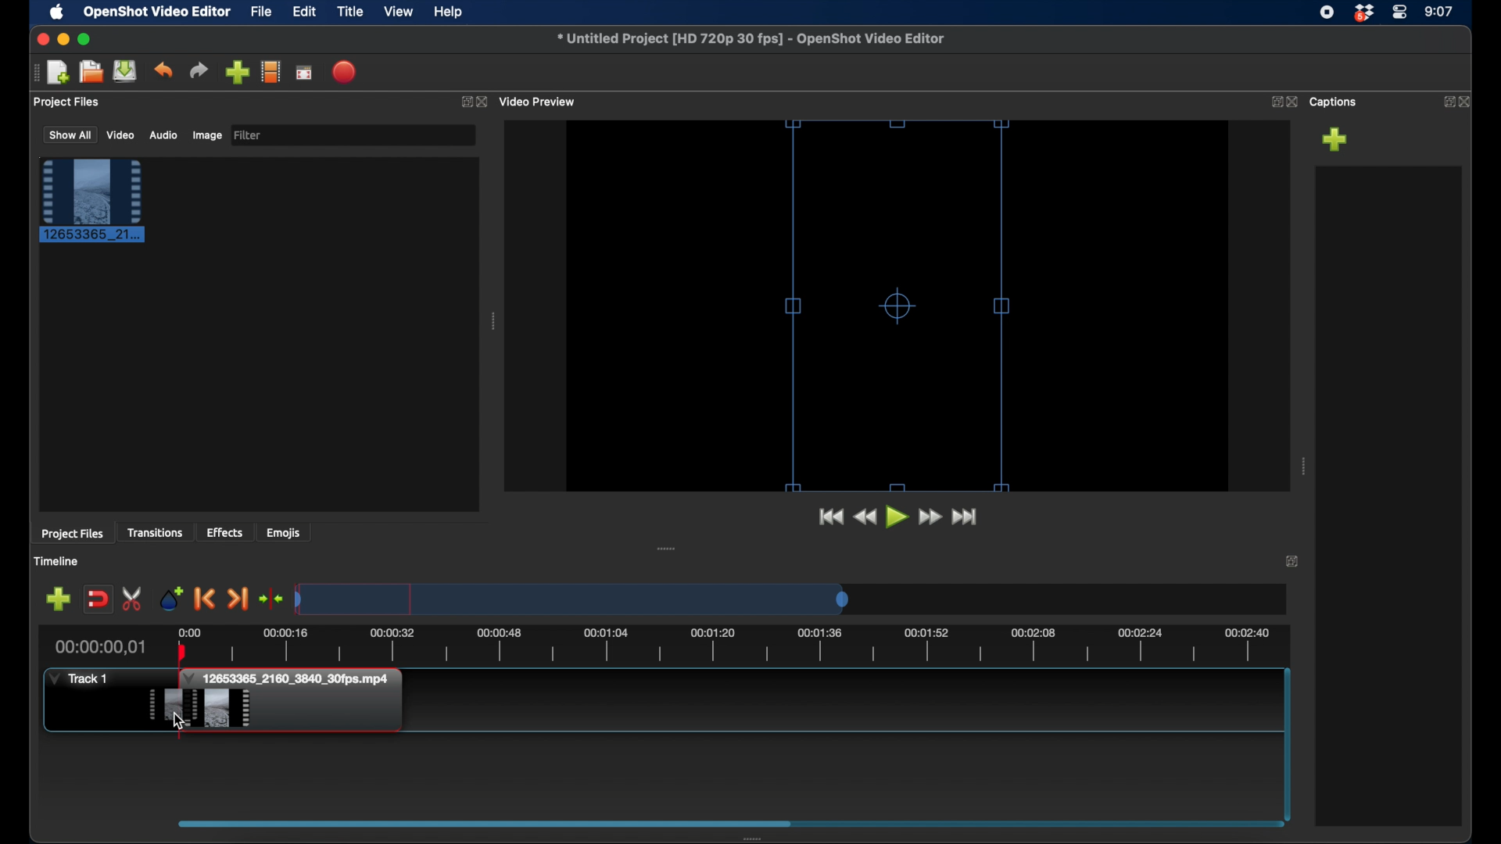 This screenshot has width=1501, height=844. Describe the element at coordinates (59, 561) in the screenshot. I see `timeline` at that location.